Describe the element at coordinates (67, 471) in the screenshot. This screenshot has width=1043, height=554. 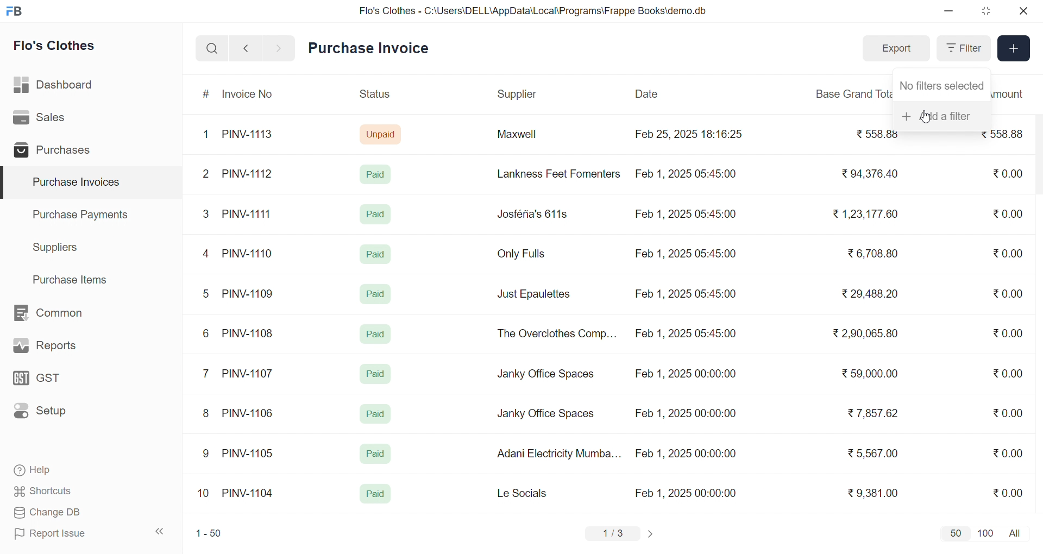
I see `Help` at that location.